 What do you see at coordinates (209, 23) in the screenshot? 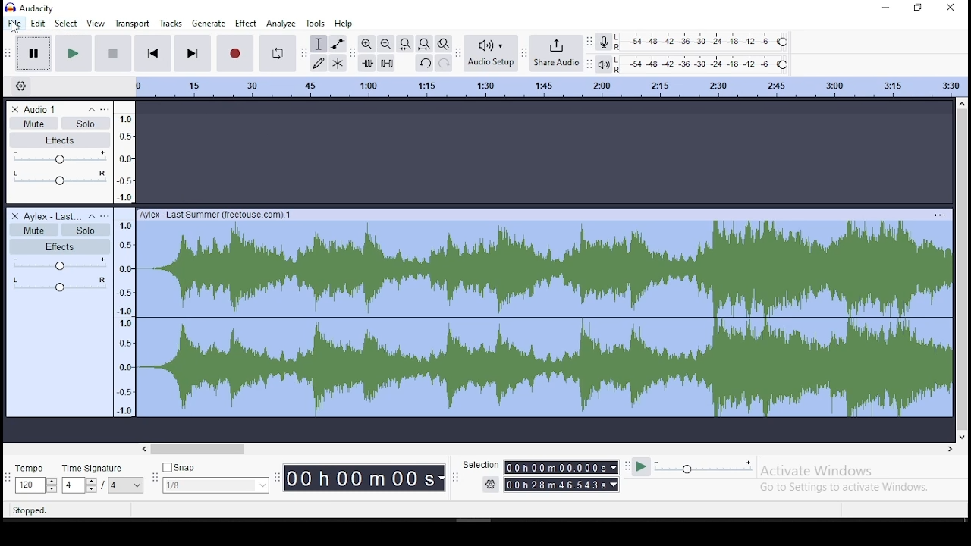
I see `generate` at bounding box center [209, 23].